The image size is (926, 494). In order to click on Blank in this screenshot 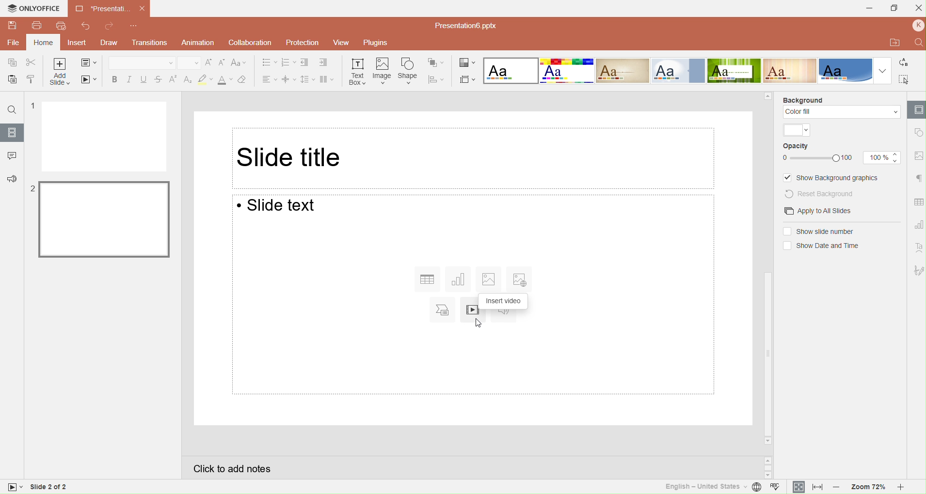, I will do `click(511, 71)`.